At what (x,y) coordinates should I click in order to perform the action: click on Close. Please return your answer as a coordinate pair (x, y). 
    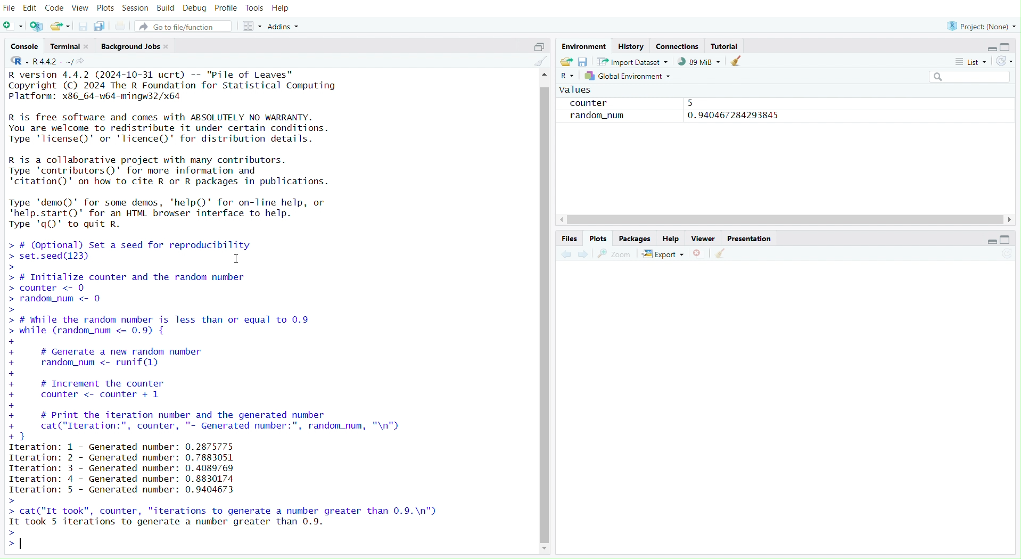
    Looking at the image, I should click on (701, 253).